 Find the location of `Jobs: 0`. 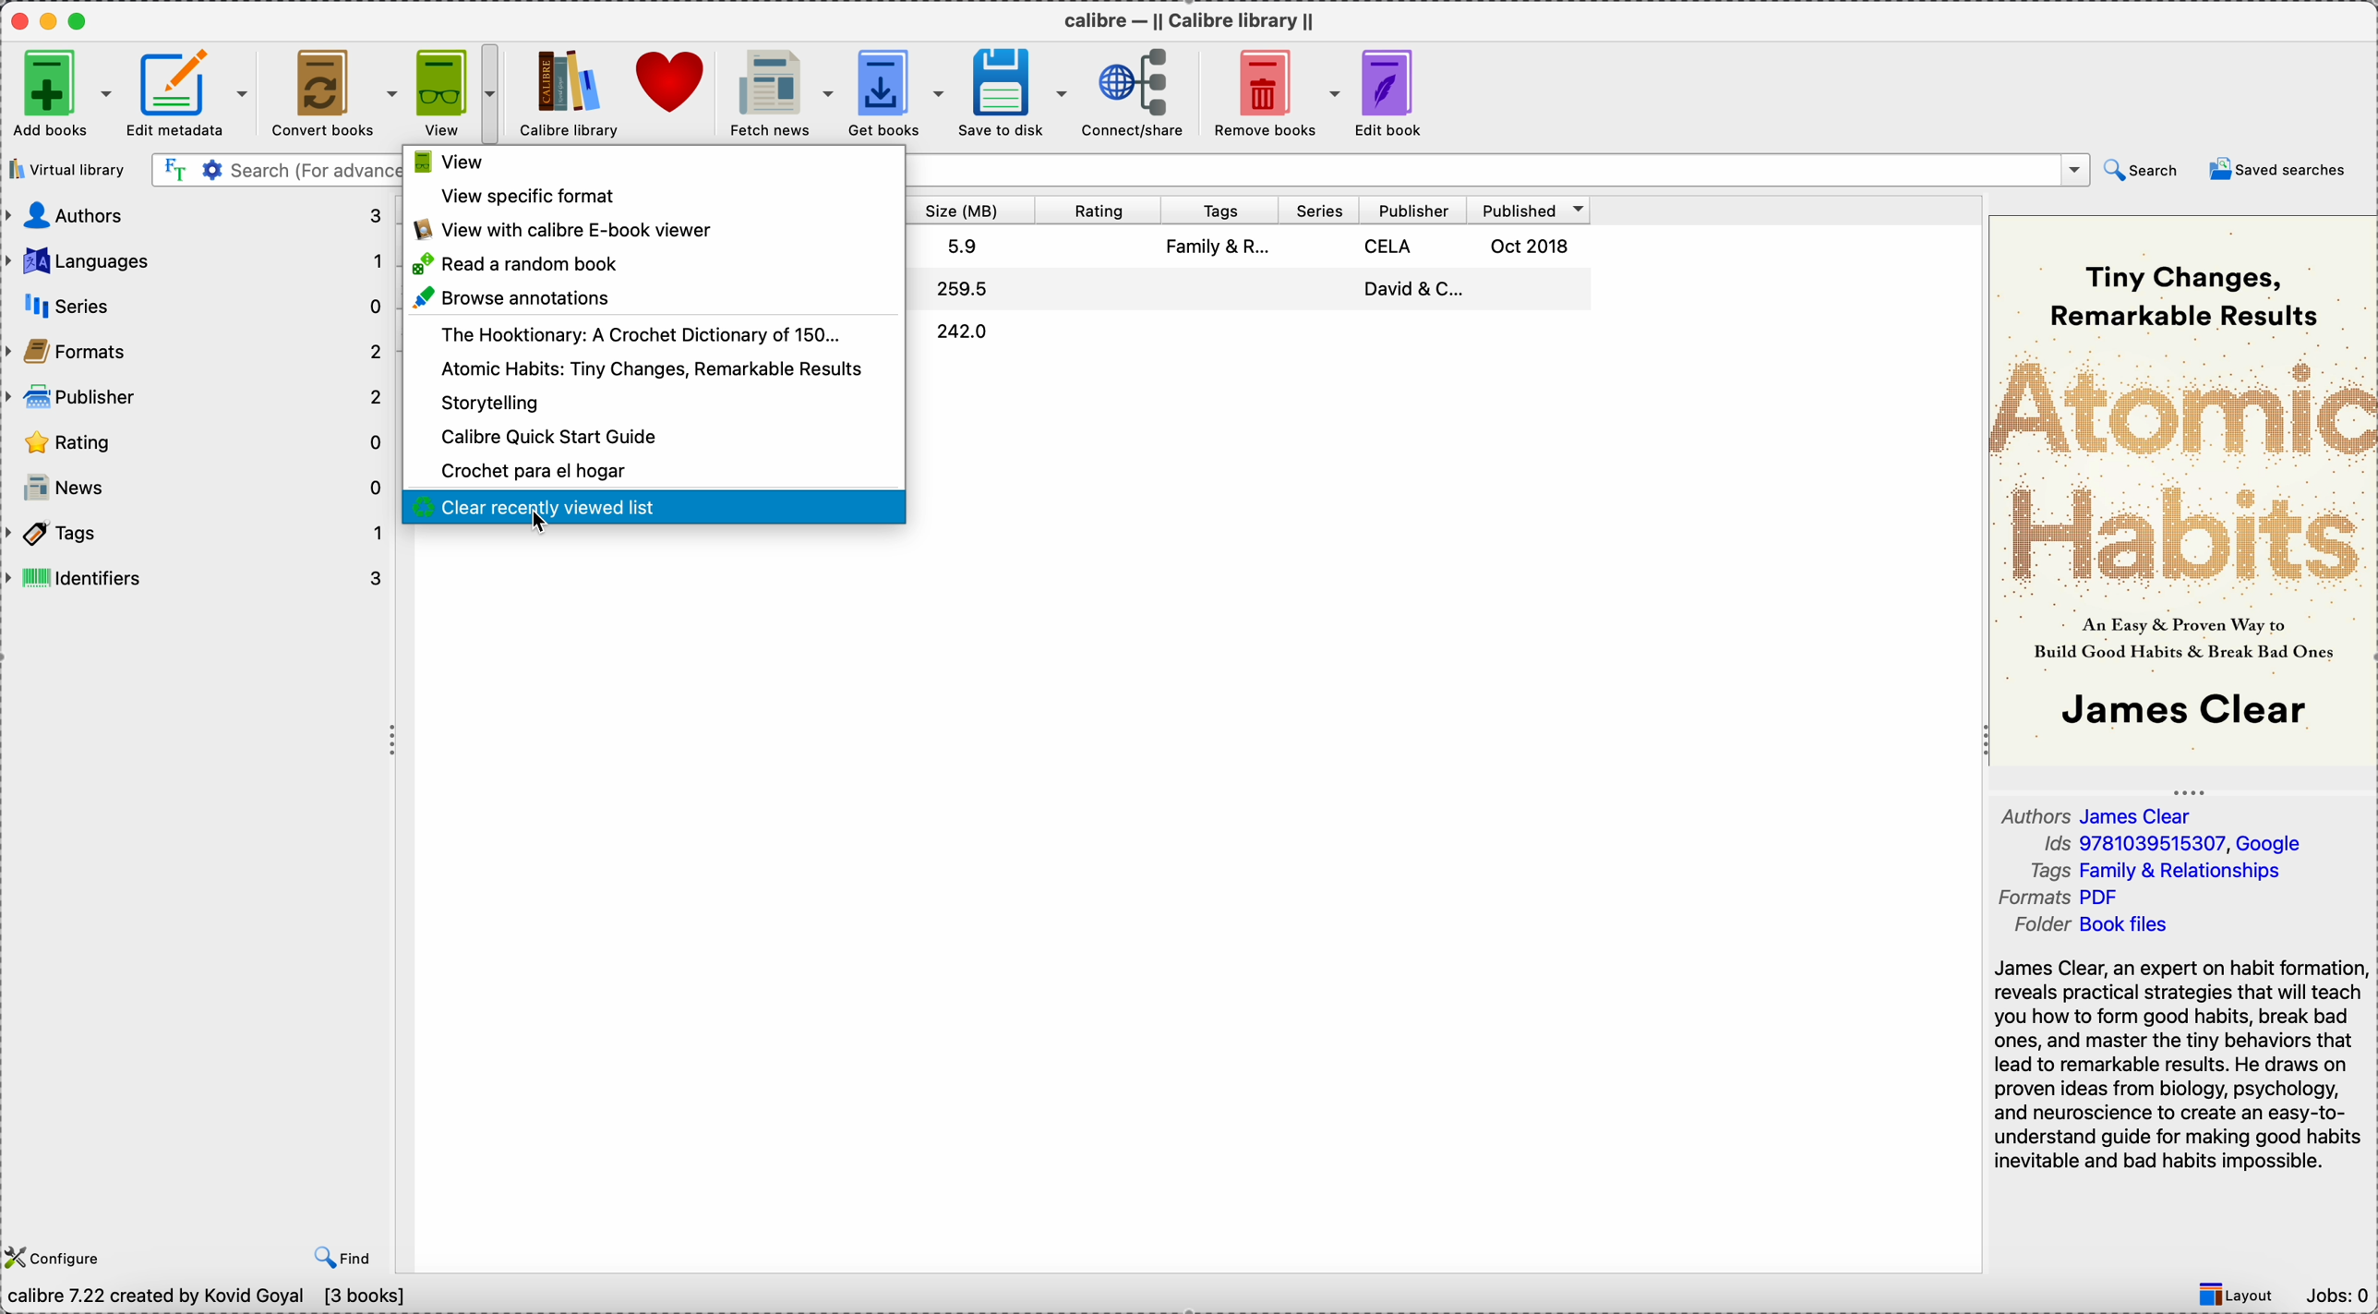

Jobs: 0 is located at coordinates (2336, 1298).